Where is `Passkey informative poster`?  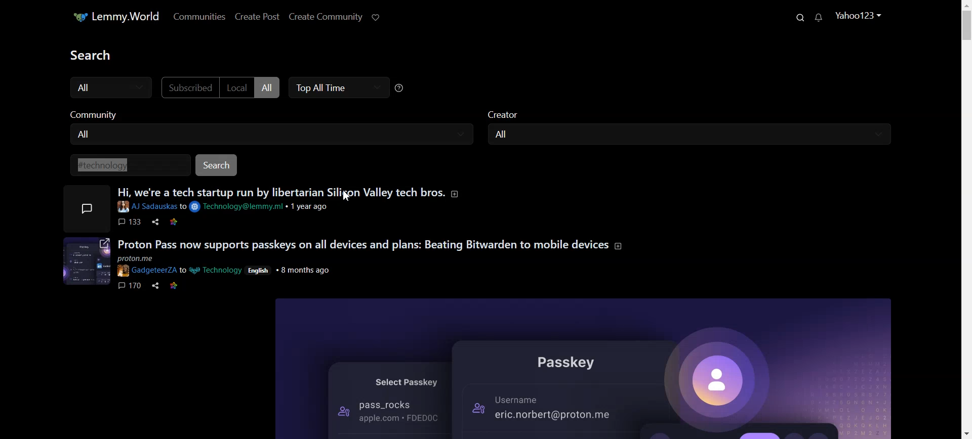
Passkey informative poster is located at coordinates (587, 368).